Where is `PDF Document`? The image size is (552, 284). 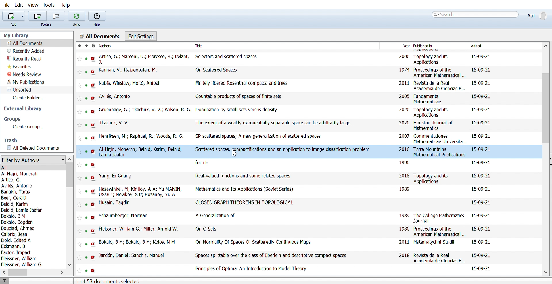 PDF Document is located at coordinates (92, 231).